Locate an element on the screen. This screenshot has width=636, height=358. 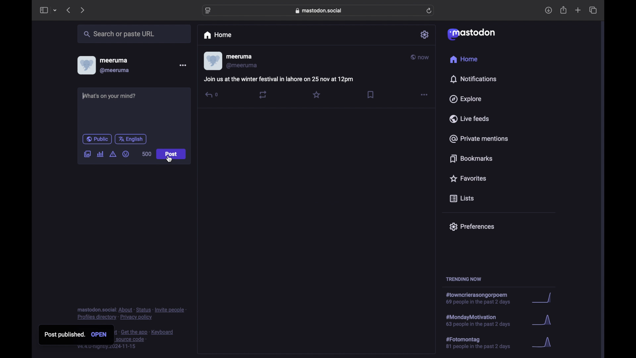
display picture is located at coordinates (86, 65).